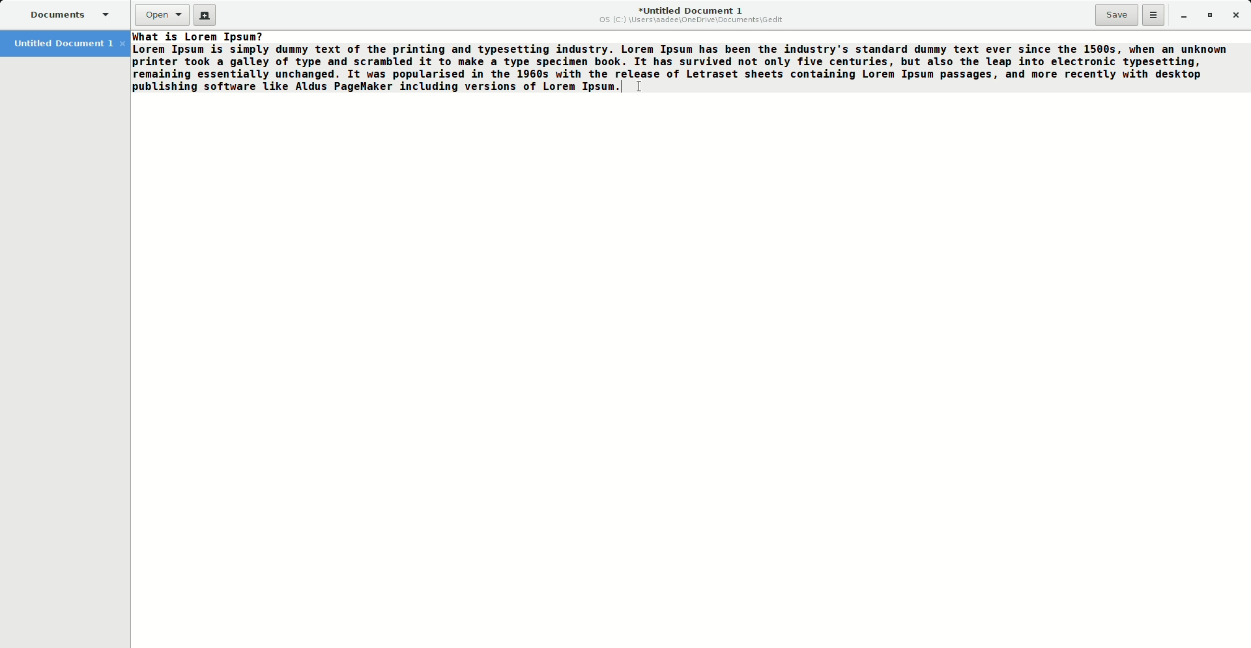 The width and height of the screenshot is (1251, 648). What do you see at coordinates (638, 87) in the screenshot?
I see `Cursor` at bounding box center [638, 87].